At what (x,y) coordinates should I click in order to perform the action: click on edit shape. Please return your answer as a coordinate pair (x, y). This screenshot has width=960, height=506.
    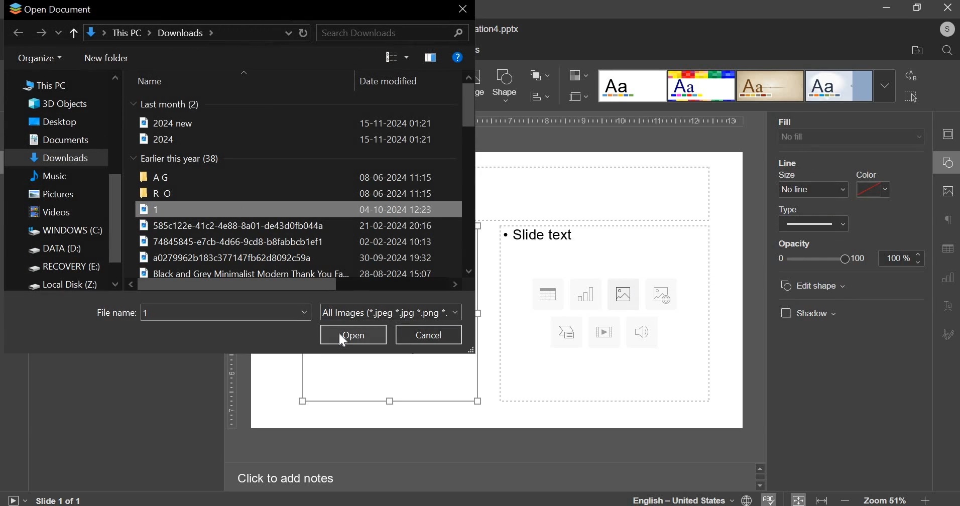
    Looking at the image, I should click on (814, 286).